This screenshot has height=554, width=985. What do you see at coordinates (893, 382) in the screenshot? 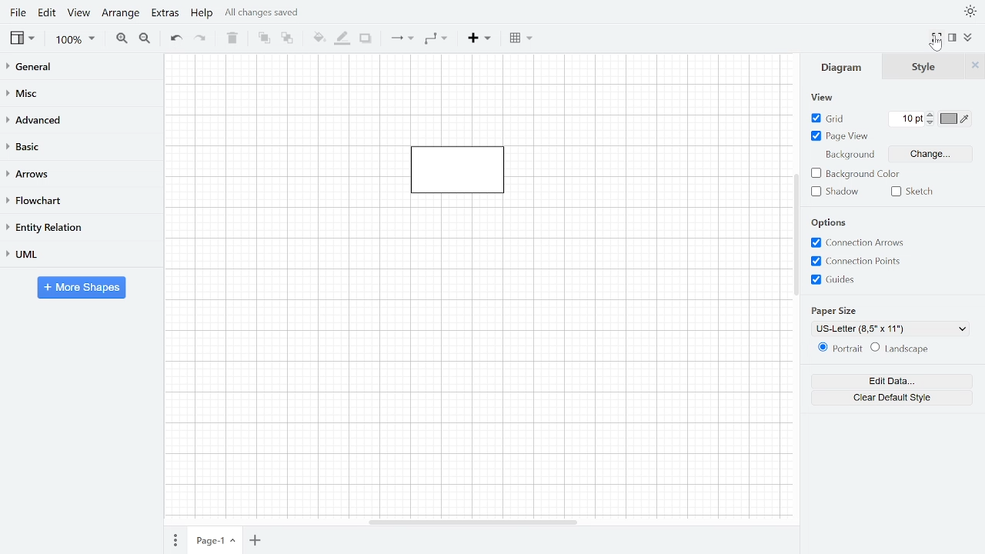
I see `EDit data` at bounding box center [893, 382].